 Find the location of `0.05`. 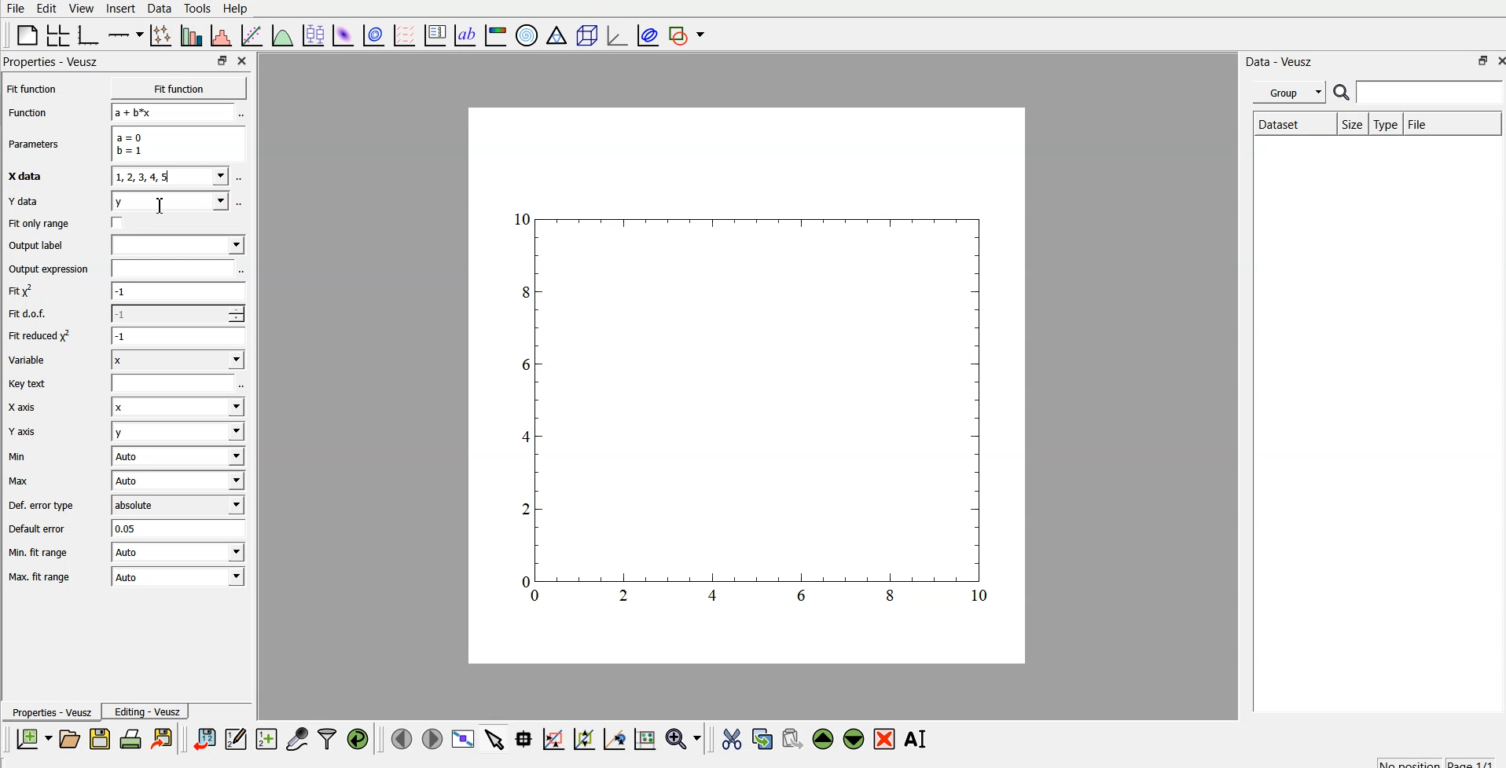

0.05 is located at coordinates (177, 529).